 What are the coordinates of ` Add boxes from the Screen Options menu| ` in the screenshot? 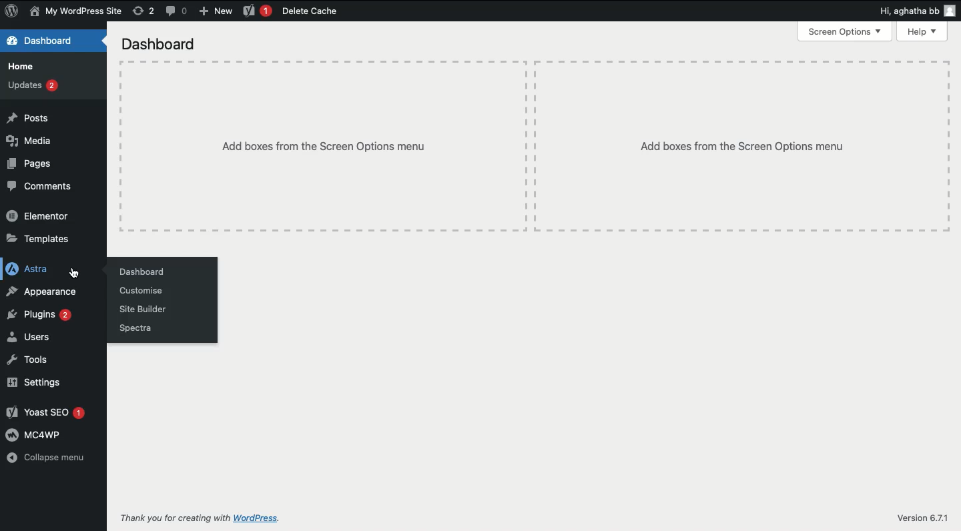 It's located at (741, 146).